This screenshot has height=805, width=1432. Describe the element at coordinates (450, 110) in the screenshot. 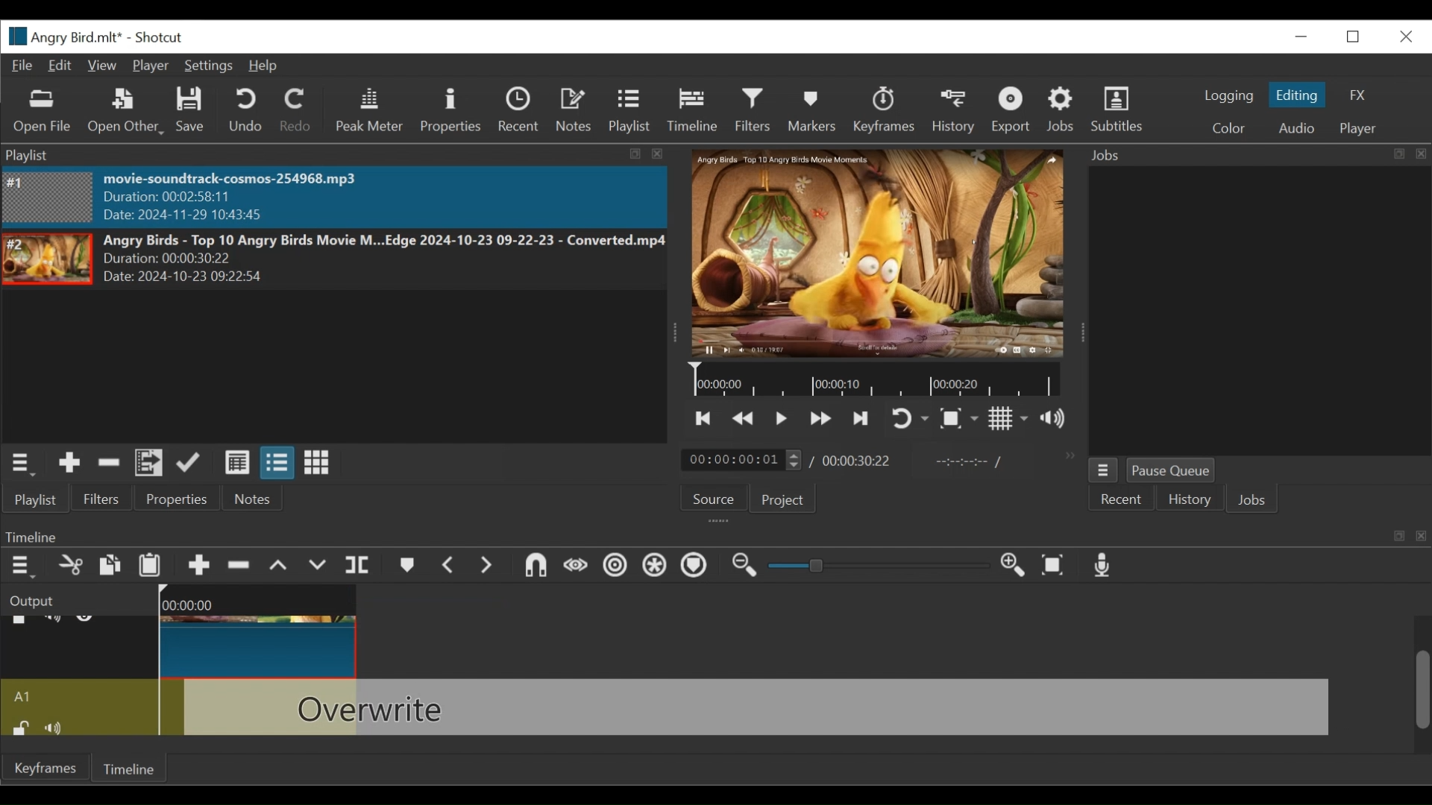

I see `Properties` at that location.